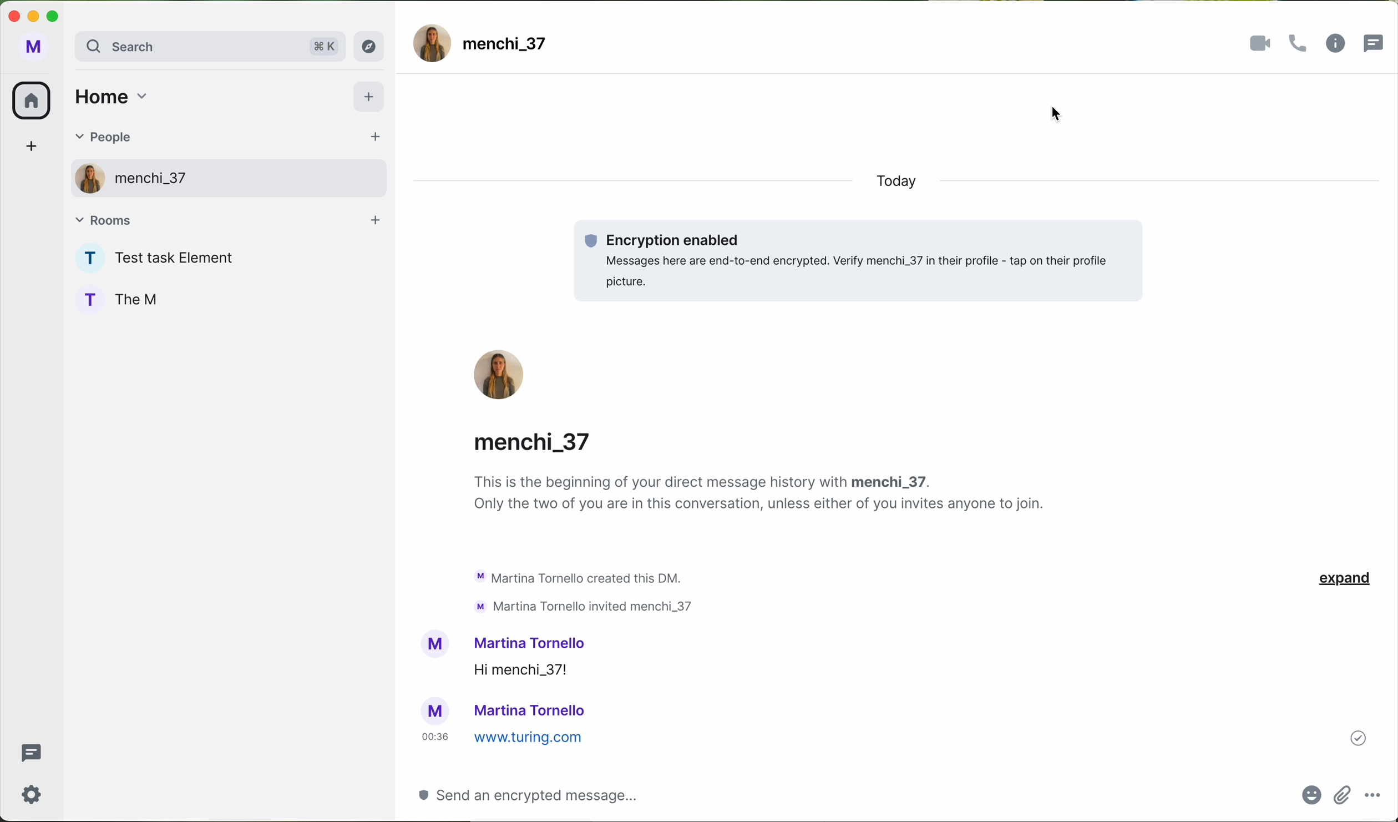  I want to click on notes, so click(761, 501).